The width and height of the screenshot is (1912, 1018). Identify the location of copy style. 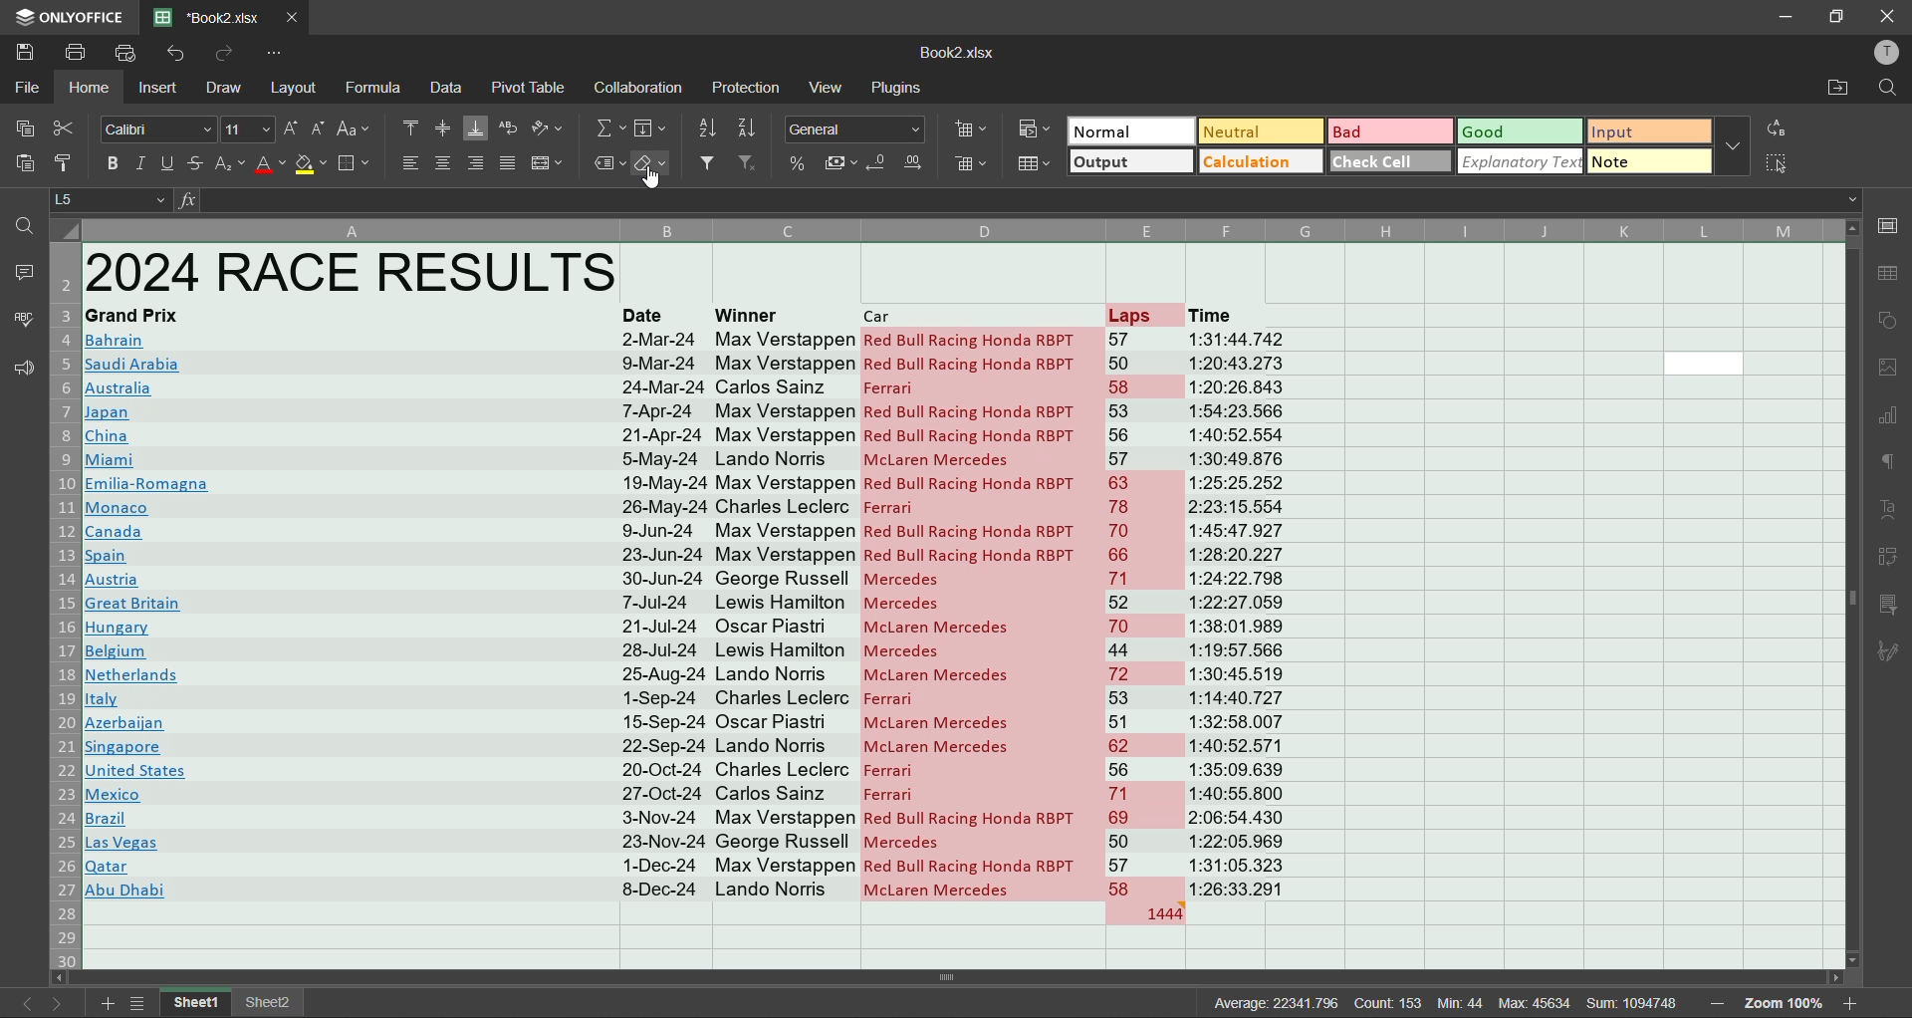
(66, 157).